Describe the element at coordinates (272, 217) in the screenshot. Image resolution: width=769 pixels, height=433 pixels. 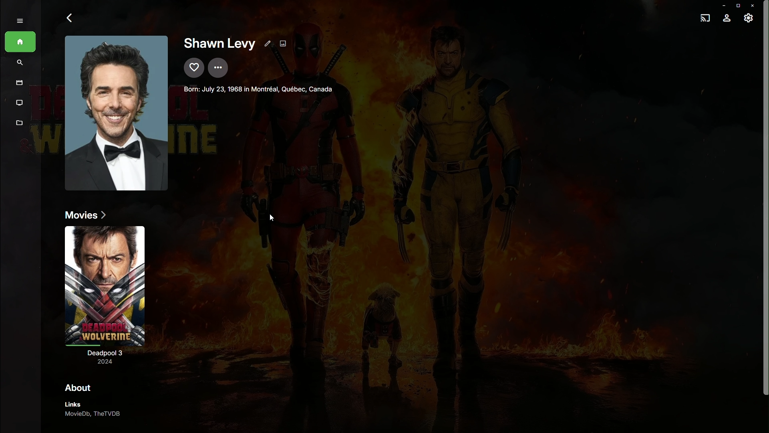
I see `Cursor` at that location.